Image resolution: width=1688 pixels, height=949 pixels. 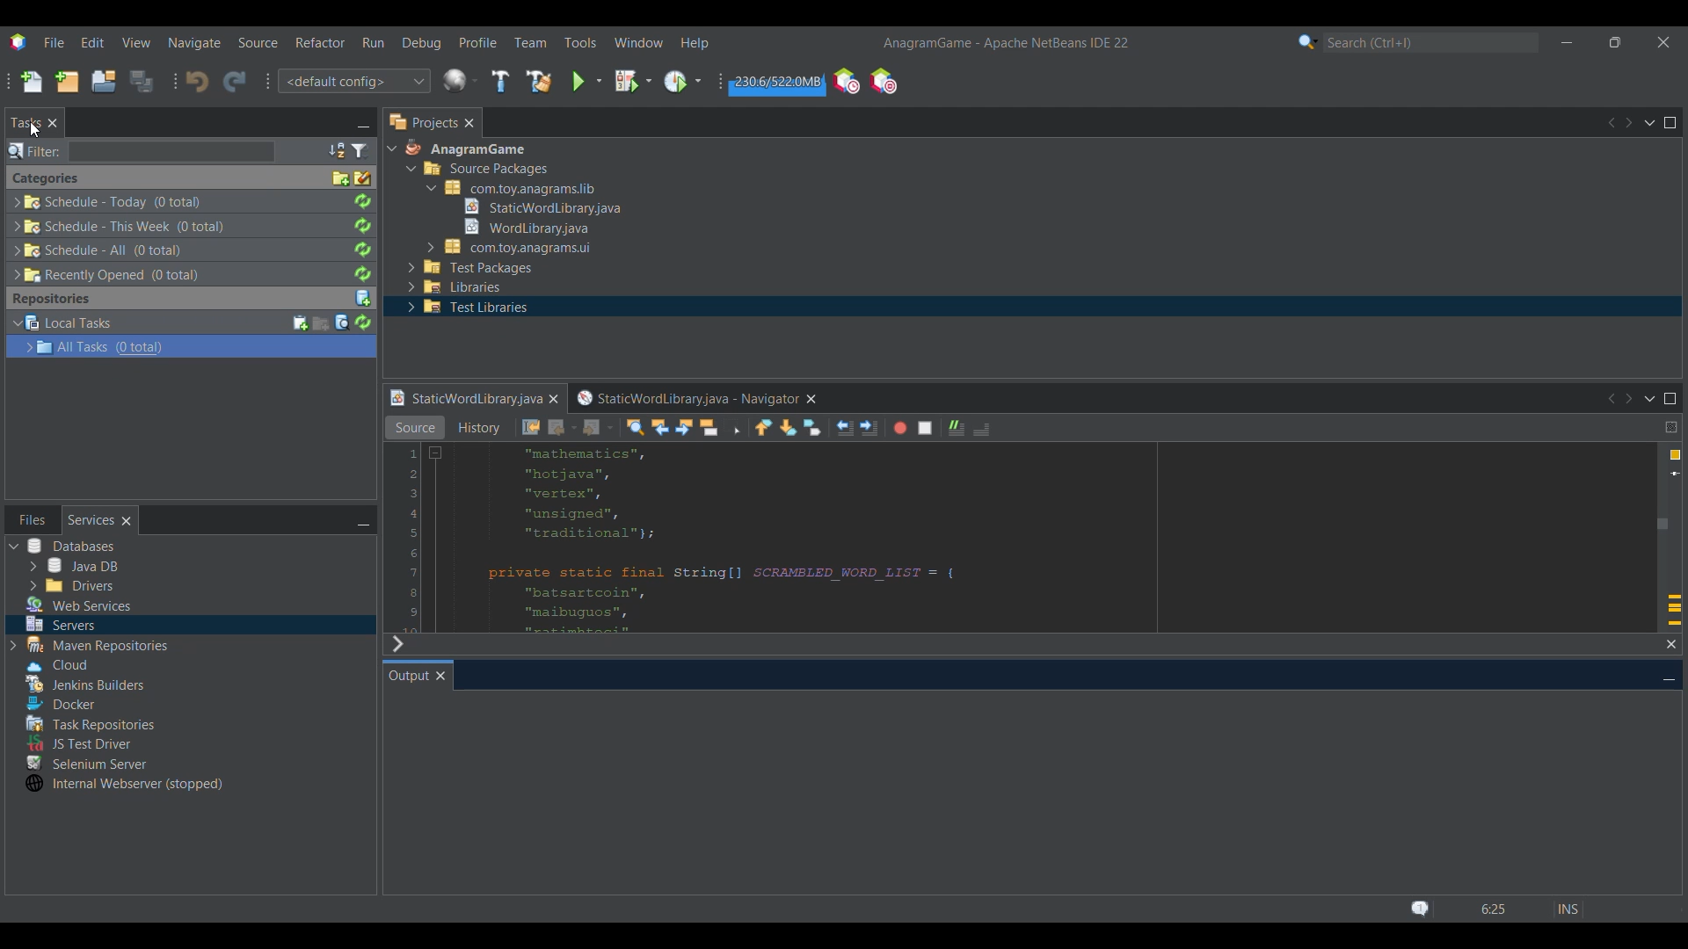 What do you see at coordinates (109, 202) in the screenshot?
I see `` at bounding box center [109, 202].